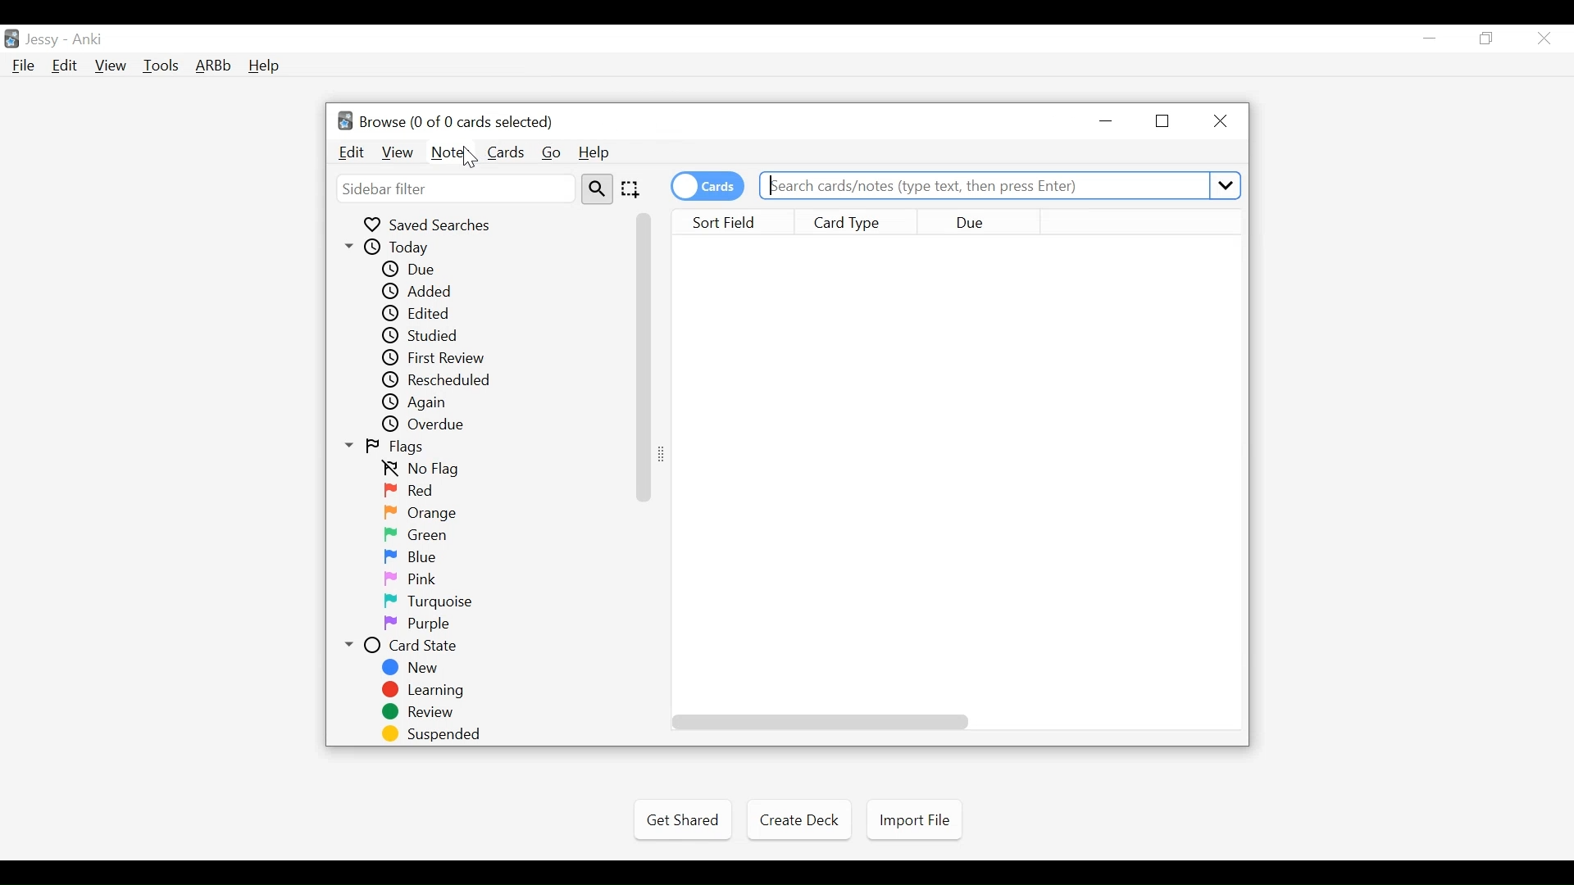  I want to click on Restore, so click(1487, 39).